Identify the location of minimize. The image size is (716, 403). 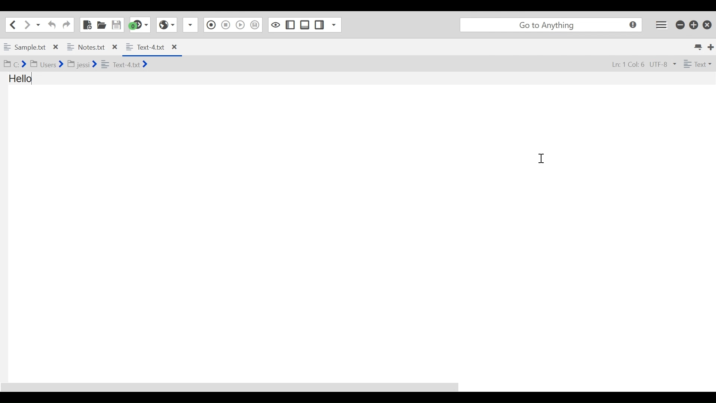
(680, 25).